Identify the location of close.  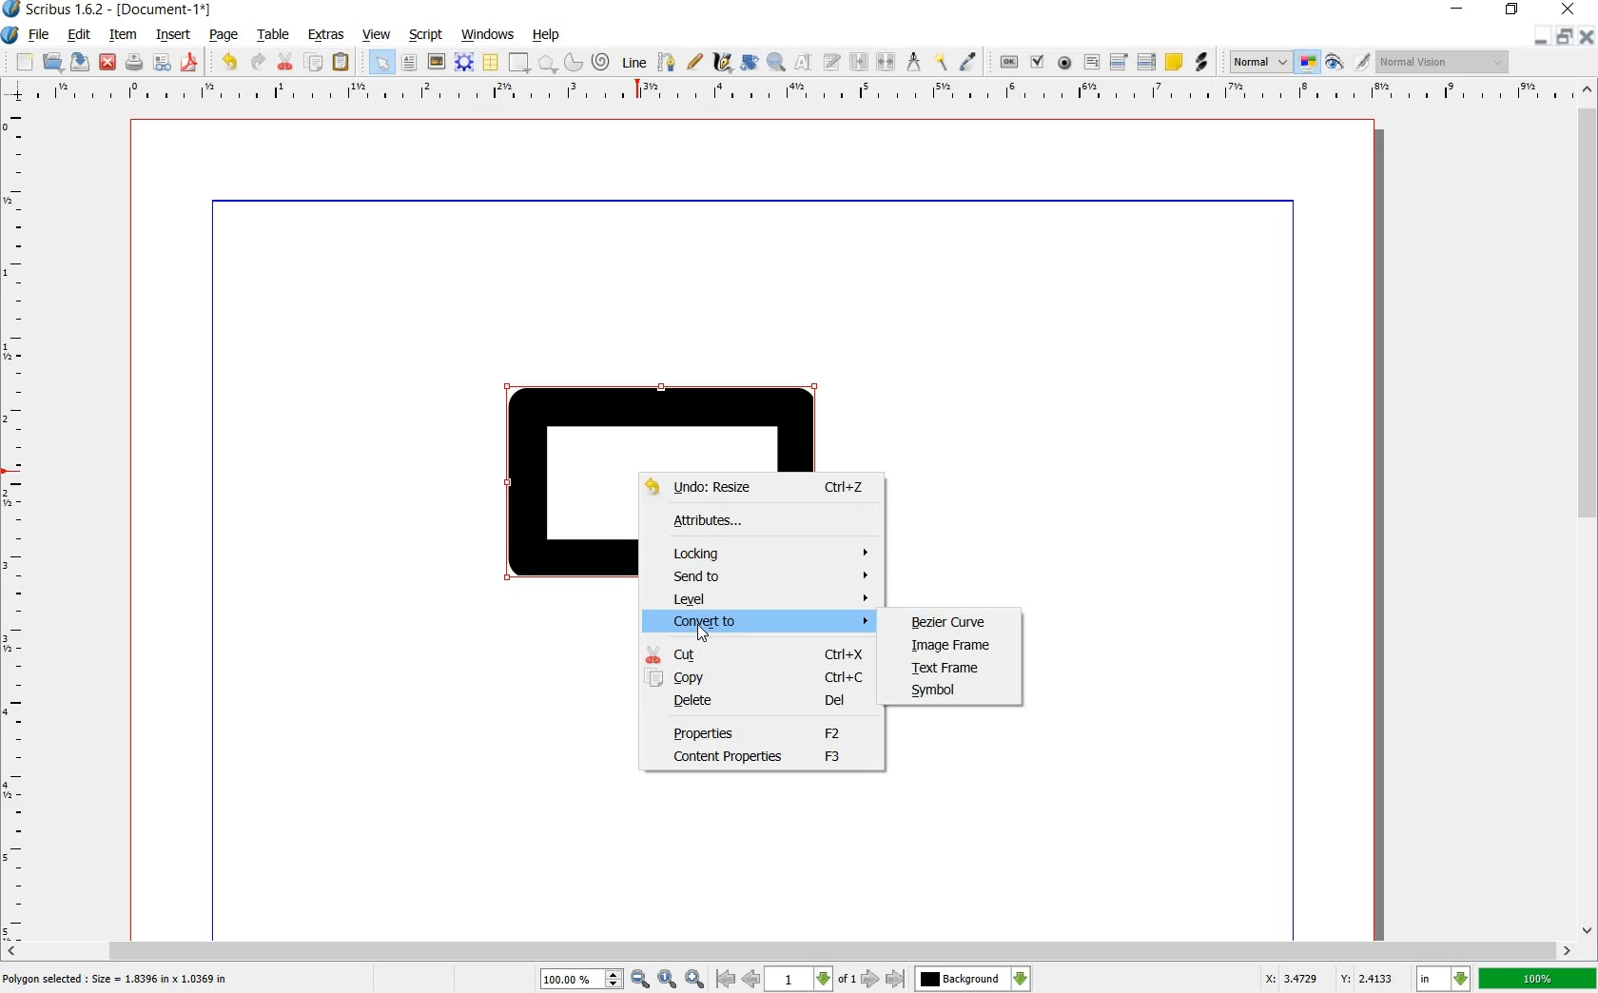
(108, 61).